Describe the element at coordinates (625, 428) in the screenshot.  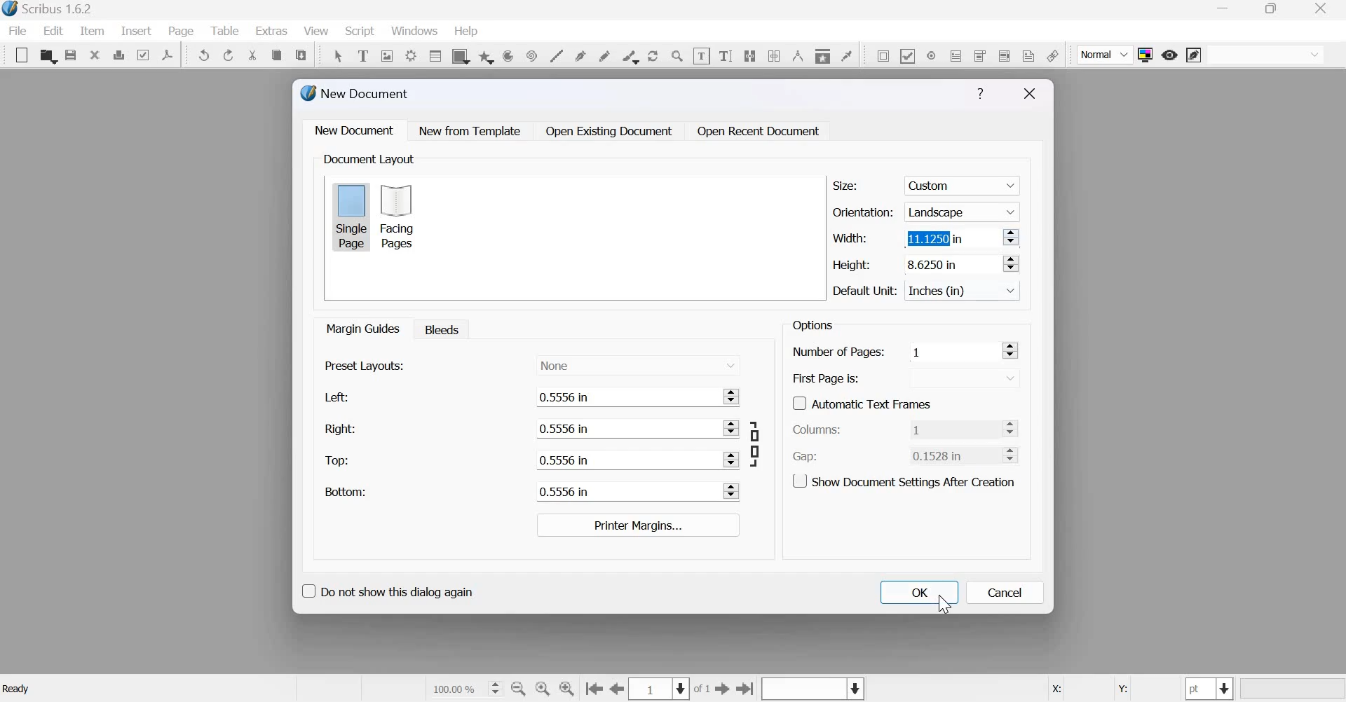
I see `0.5556 in` at that location.